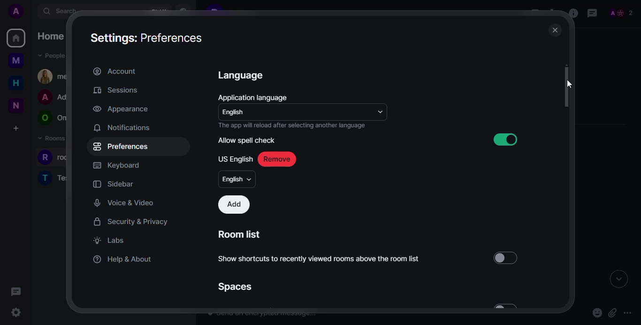 The height and width of the screenshot is (325, 641). What do you see at coordinates (14, 104) in the screenshot?
I see `new` at bounding box center [14, 104].